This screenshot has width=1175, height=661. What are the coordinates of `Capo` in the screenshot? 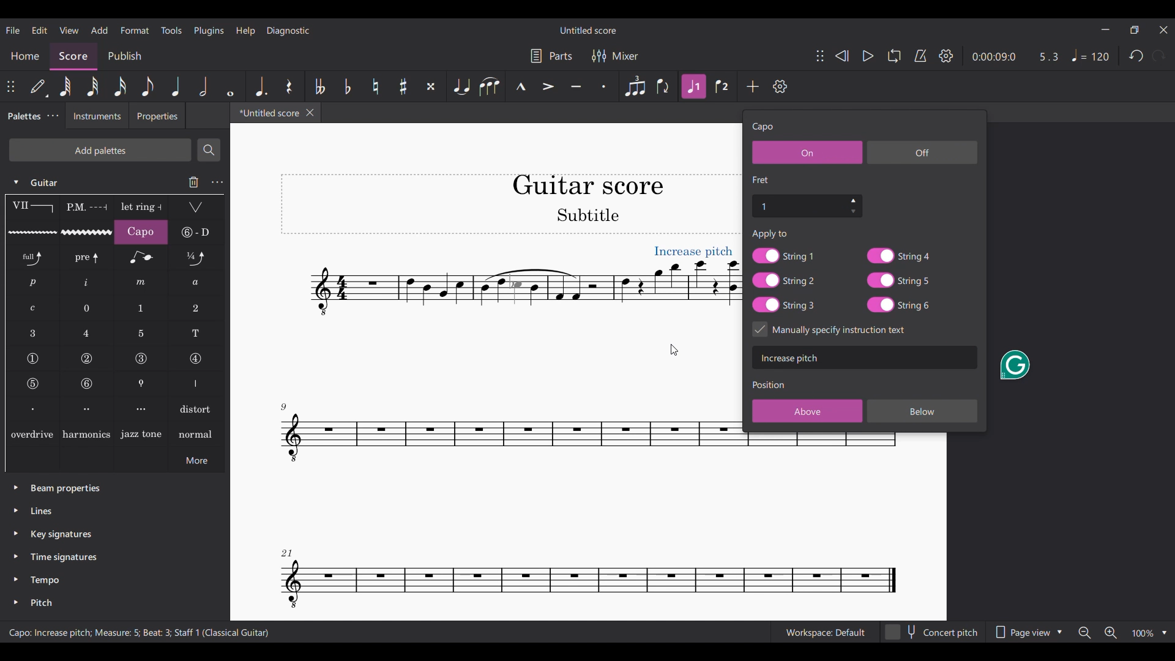 It's located at (141, 232).